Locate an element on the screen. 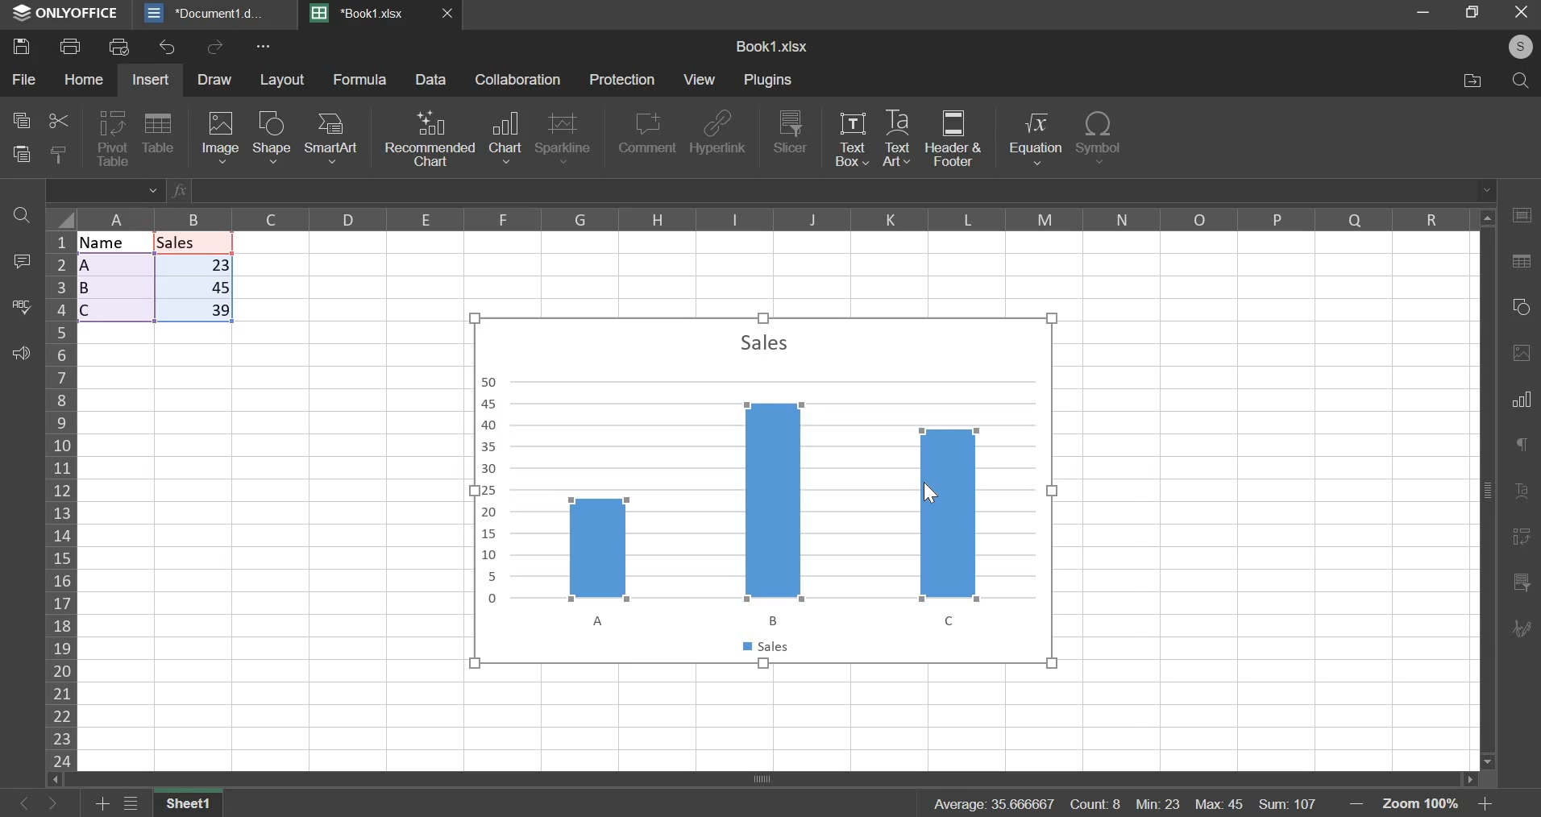  more is located at coordinates (275, 51).